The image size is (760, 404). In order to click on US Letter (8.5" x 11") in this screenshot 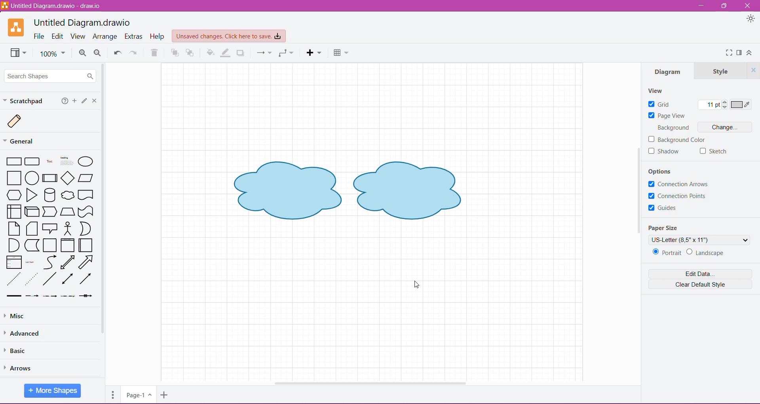, I will do `click(700, 240)`.